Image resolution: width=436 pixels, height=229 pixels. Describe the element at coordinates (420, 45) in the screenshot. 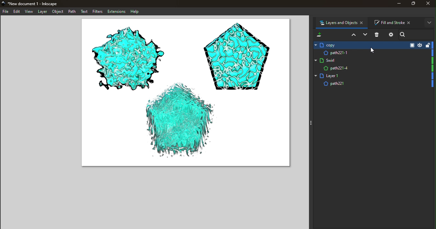

I see `Hide/Unhide Layer` at that location.